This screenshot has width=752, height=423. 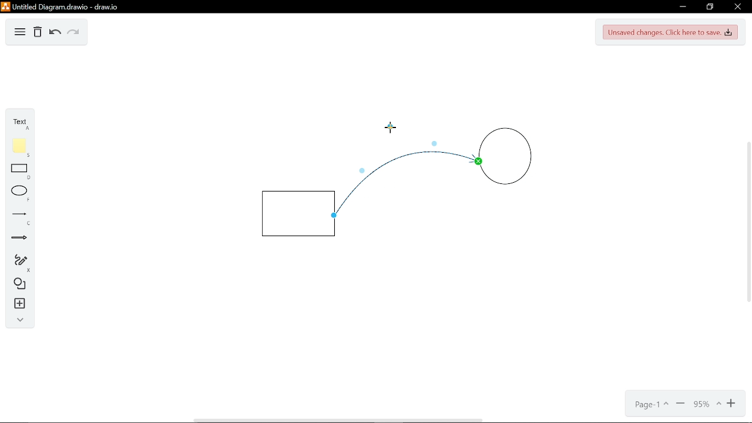 What do you see at coordinates (18, 147) in the screenshot?
I see `Flote` at bounding box center [18, 147].